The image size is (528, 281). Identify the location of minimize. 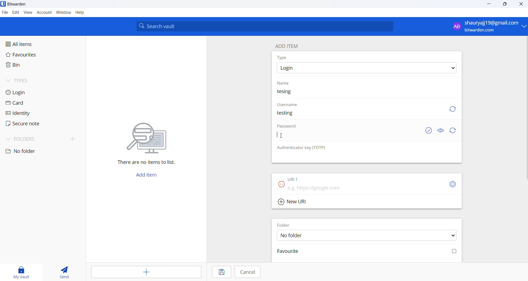
(490, 4).